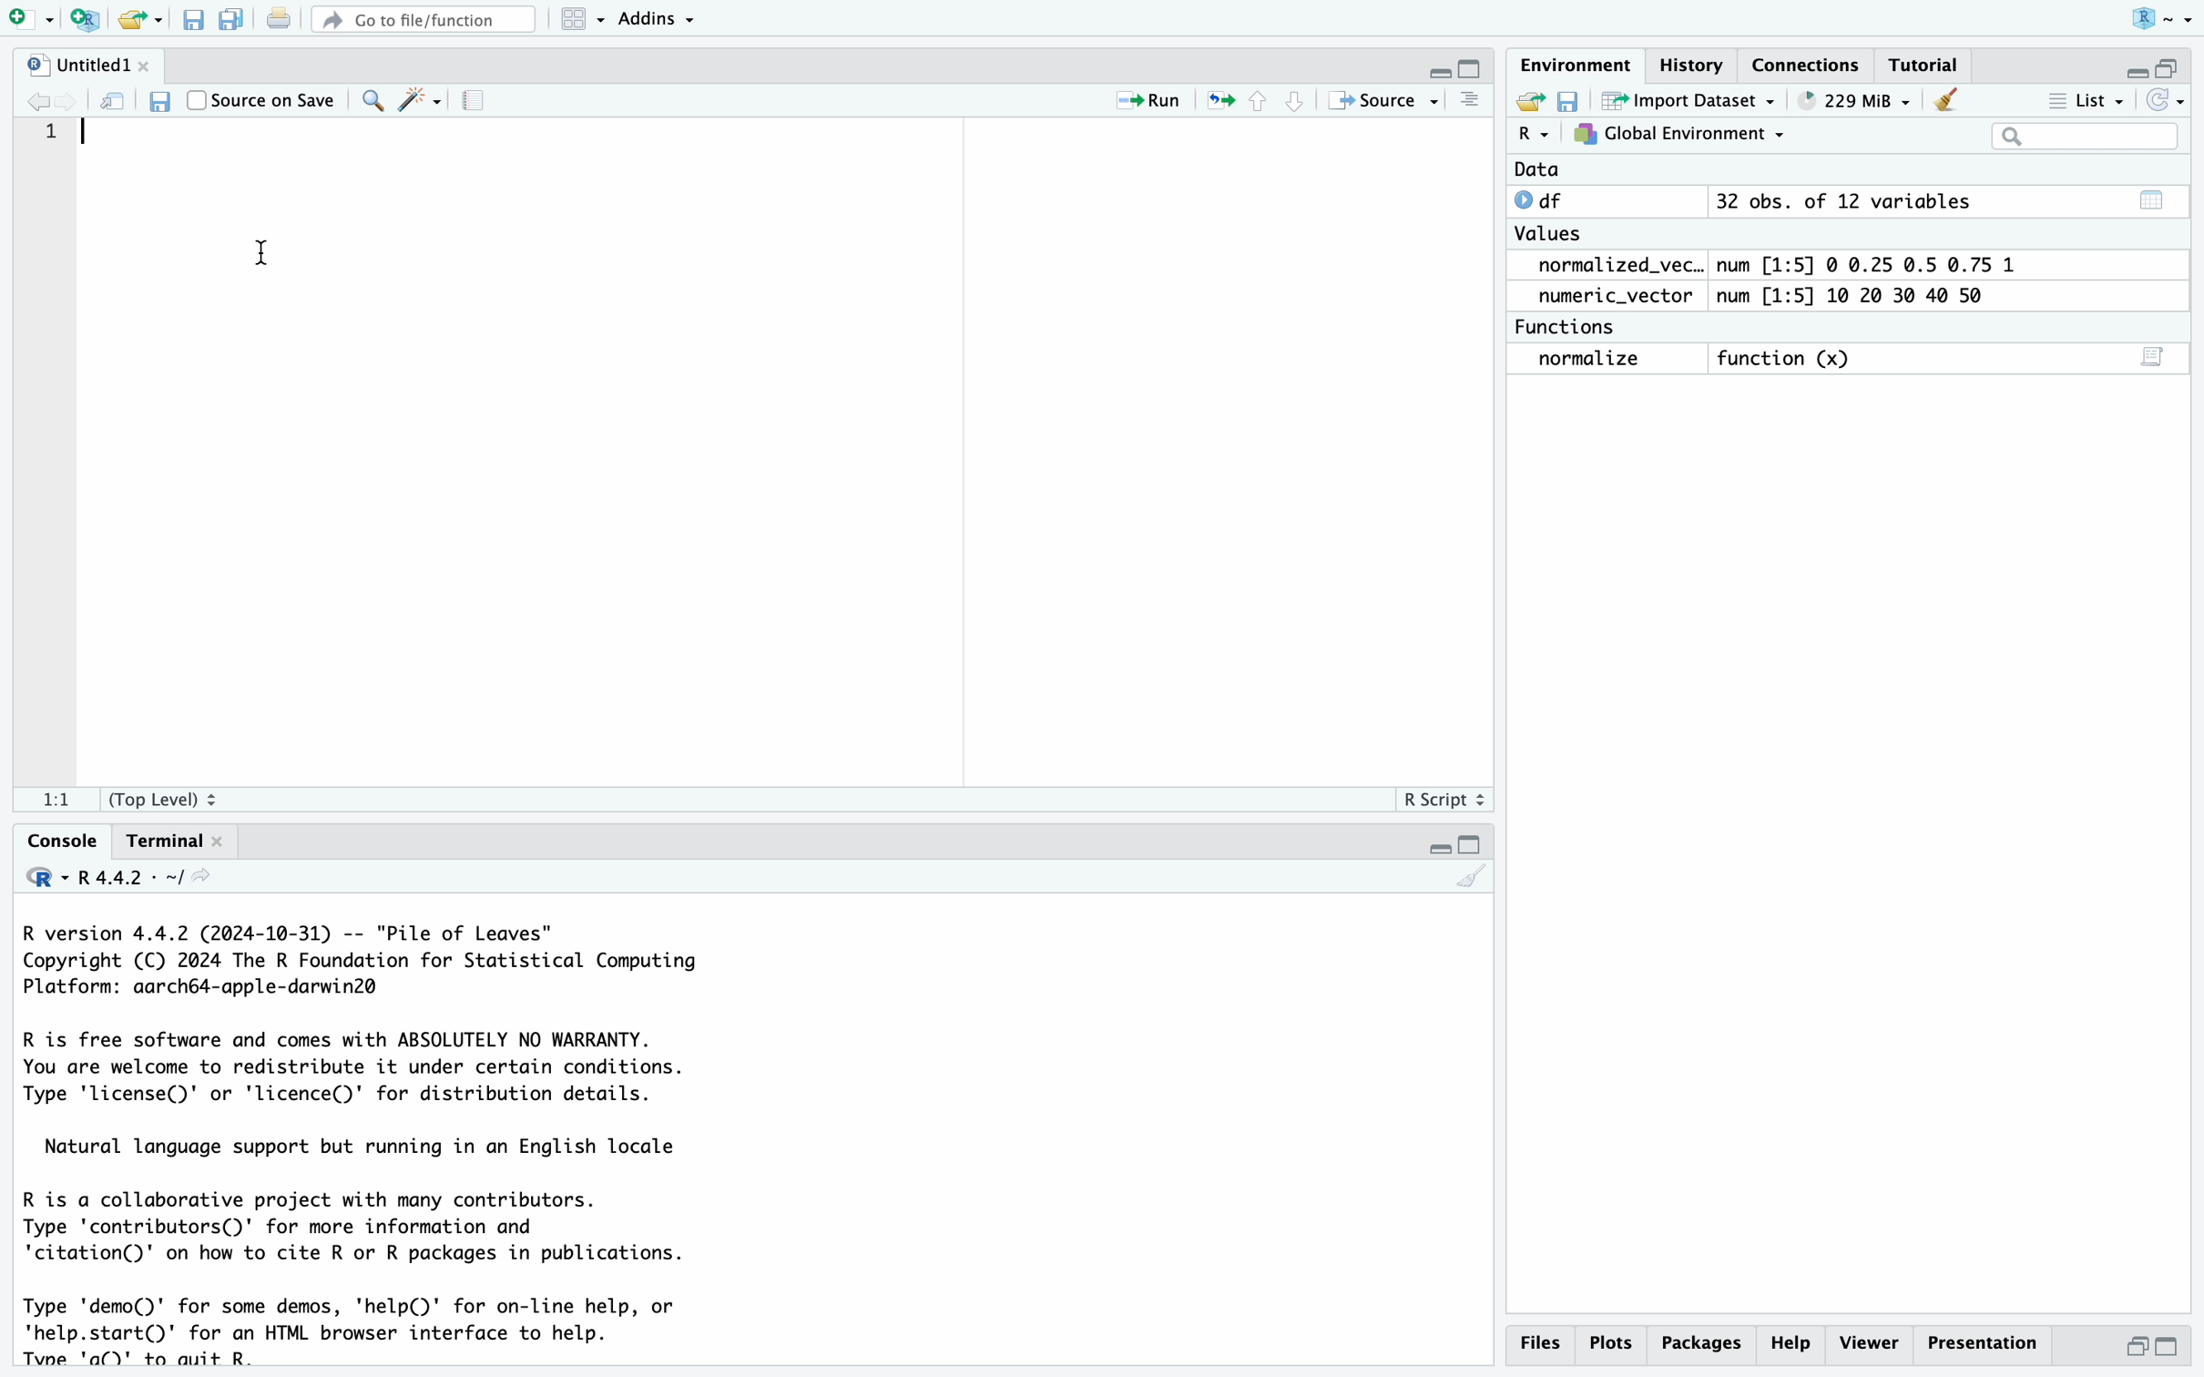 This screenshot has height=1377, width=2204. I want to click on open file, so click(135, 22).